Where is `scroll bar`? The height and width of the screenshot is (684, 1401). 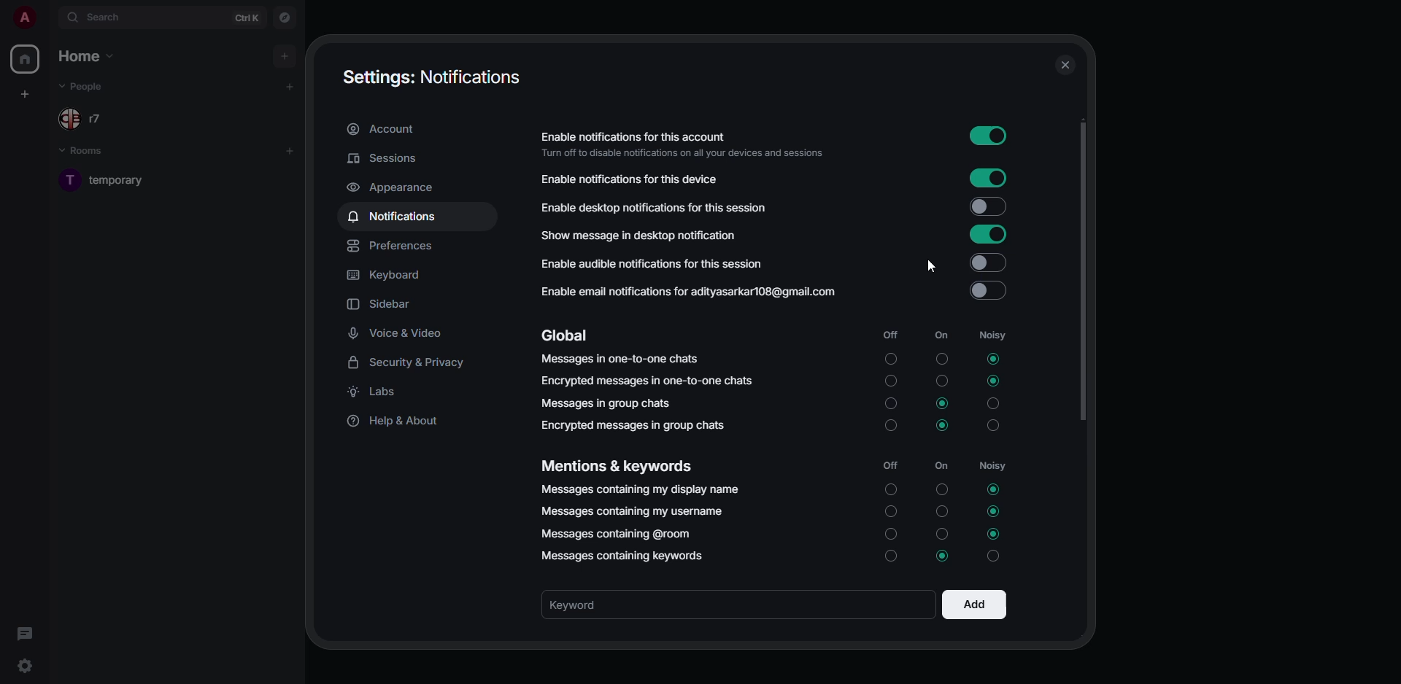
scroll bar is located at coordinates (1088, 273).